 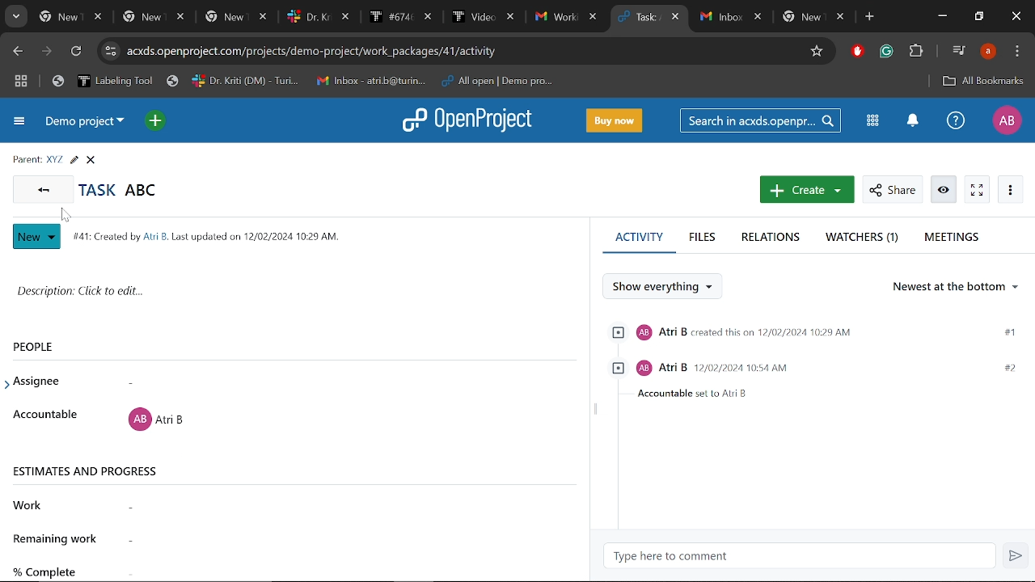 I want to click on Profile, so click(x=987, y=53).